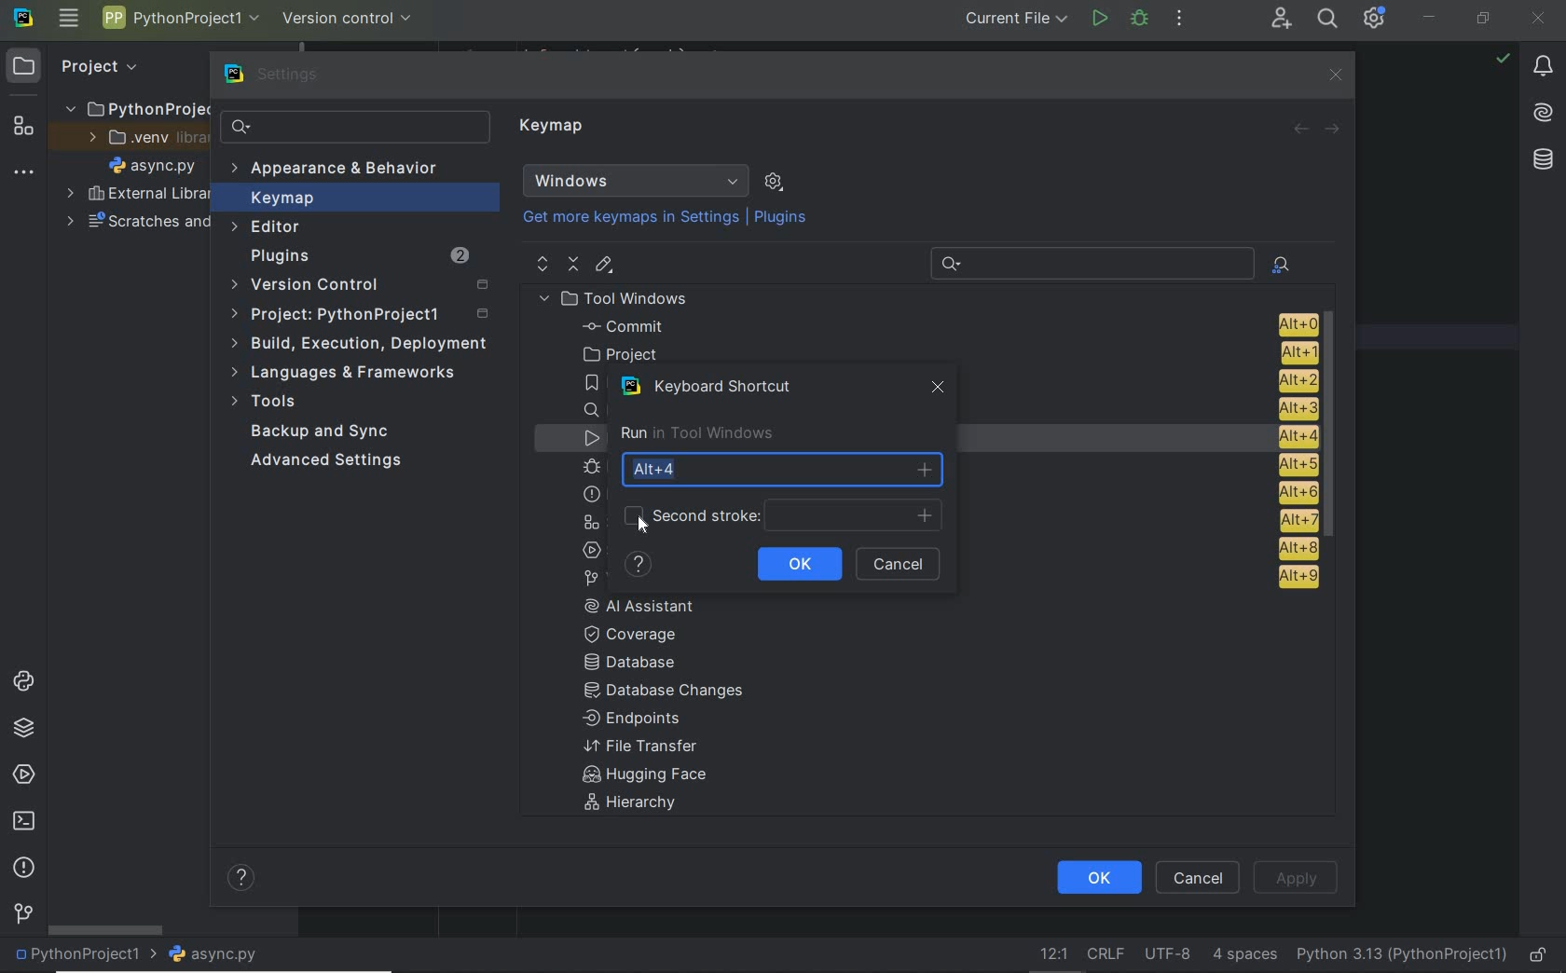 The image size is (1566, 973). Describe the element at coordinates (322, 432) in the screenshot. I see `Backup and Sync` at that location.